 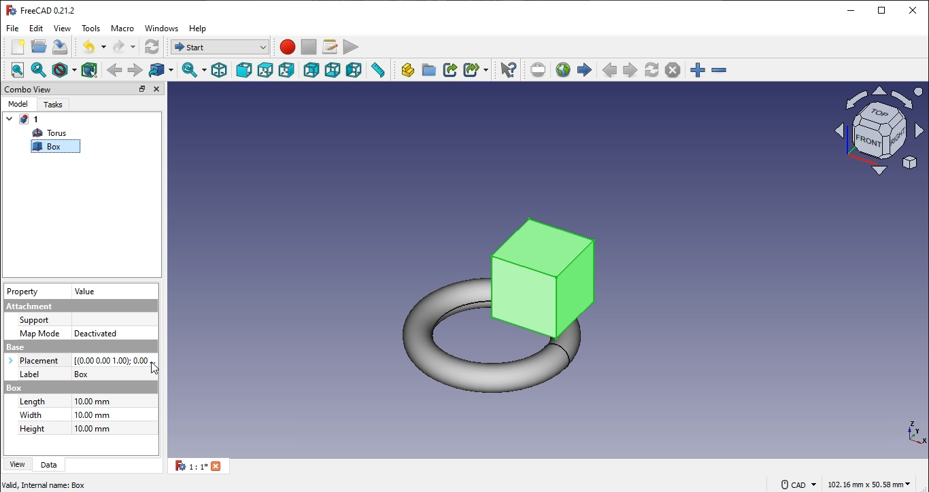 What do you see at coordinates (89, 69) in the screenshot?
I see `bounding box` at bounding box center [89, 69].